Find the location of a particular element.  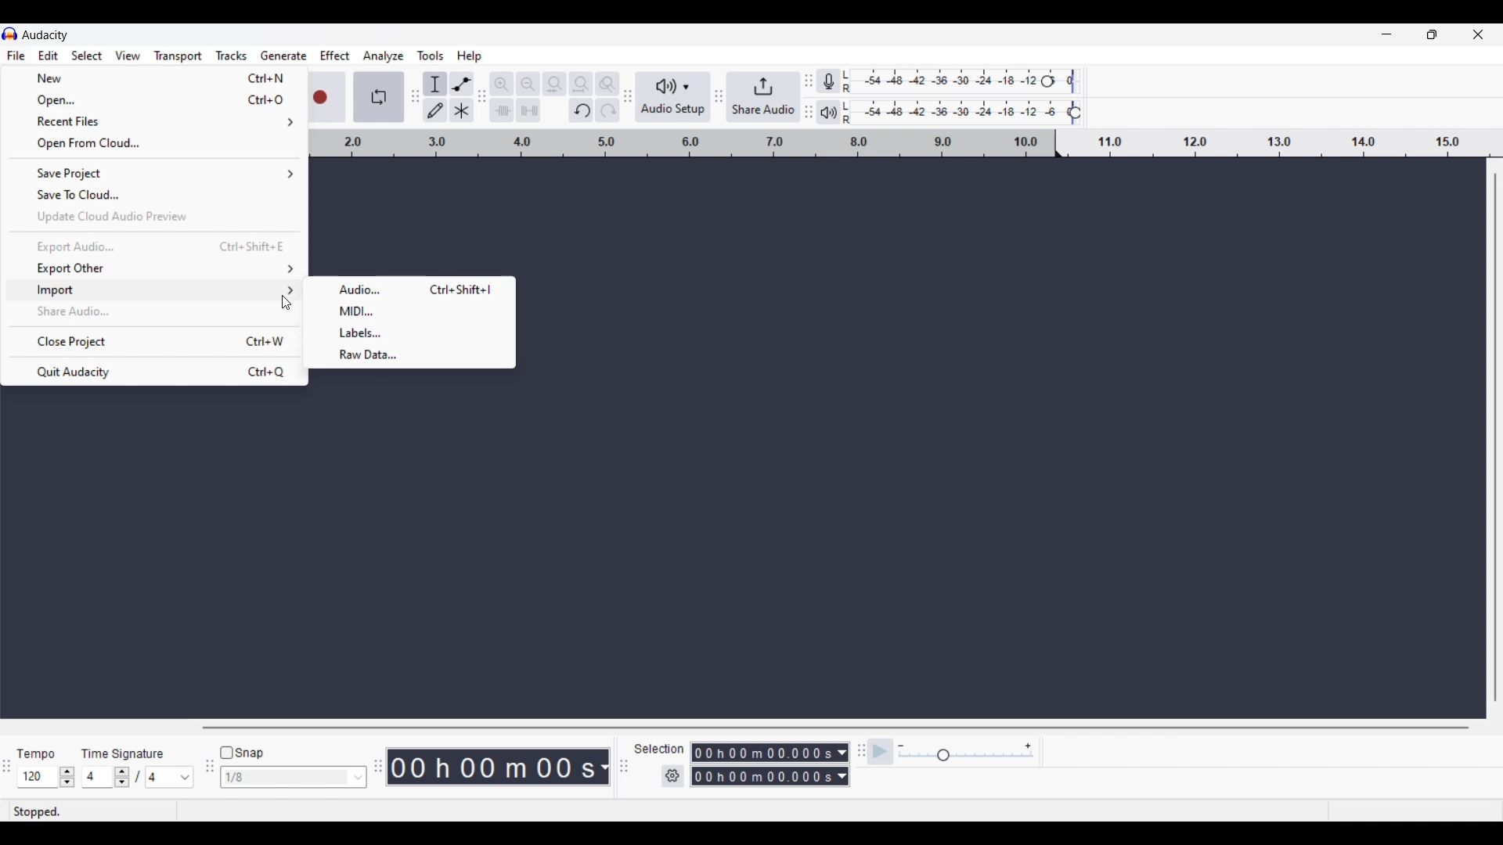

Audio   Ctrl+Shift+I is located at coordinates (410, 289).